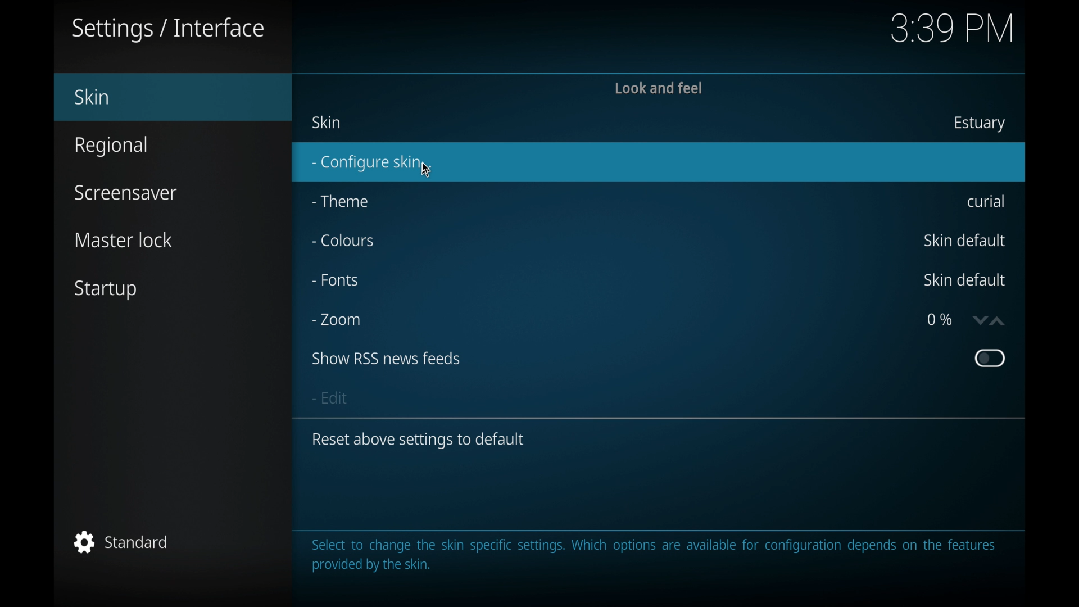  What do you see at coordinates (989, 358) in the screenshot?
I see `toggle button` at bounding box center [989, 358].